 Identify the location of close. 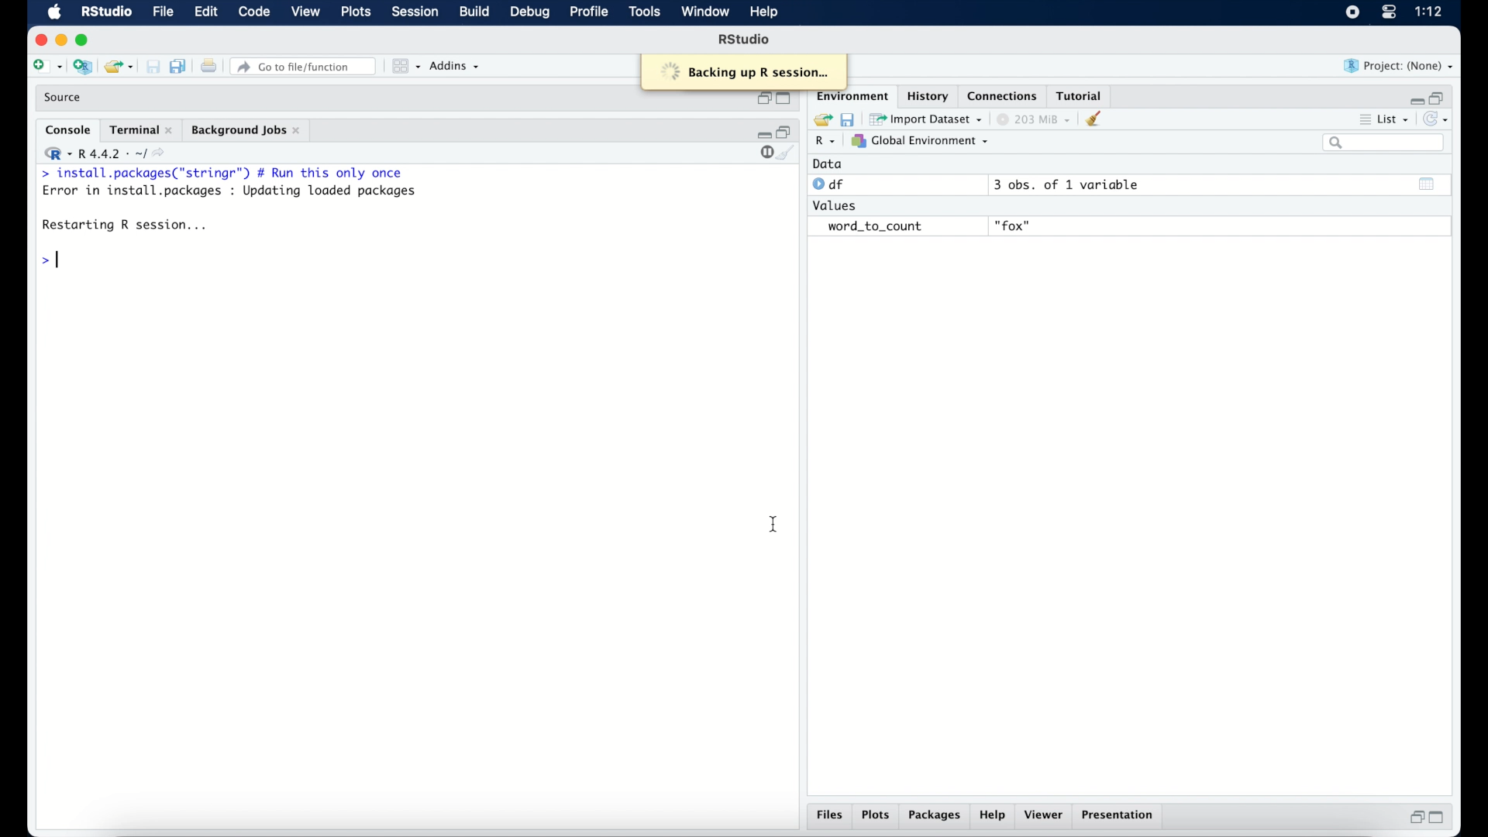
(39, 40).